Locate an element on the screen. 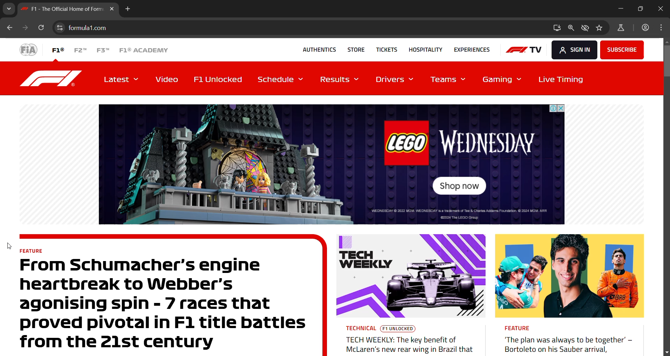 This screenshot has height=356, width=670. install f1 app is located at coordinates (558, 27).